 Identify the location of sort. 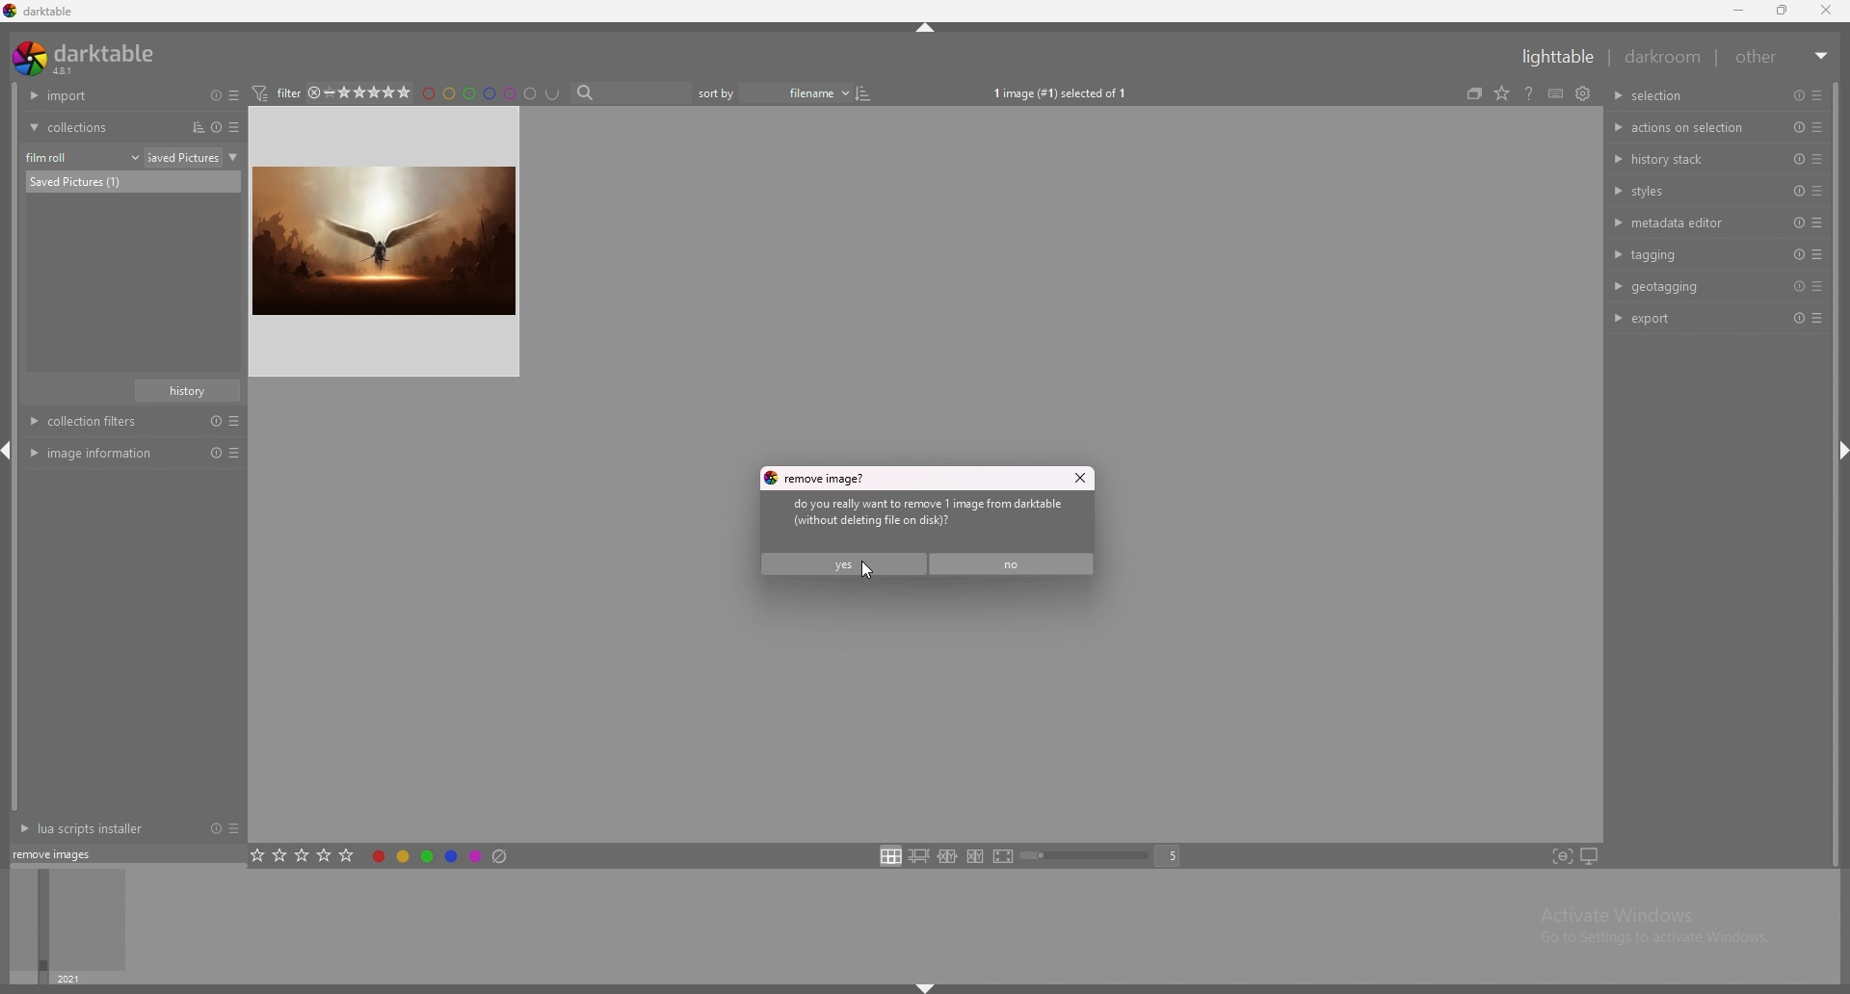
(194, 127).